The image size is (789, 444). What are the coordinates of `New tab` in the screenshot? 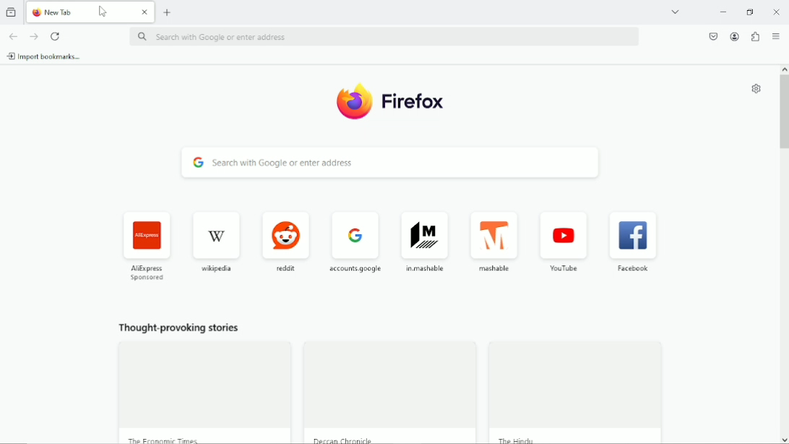 It's located at (168, 12).